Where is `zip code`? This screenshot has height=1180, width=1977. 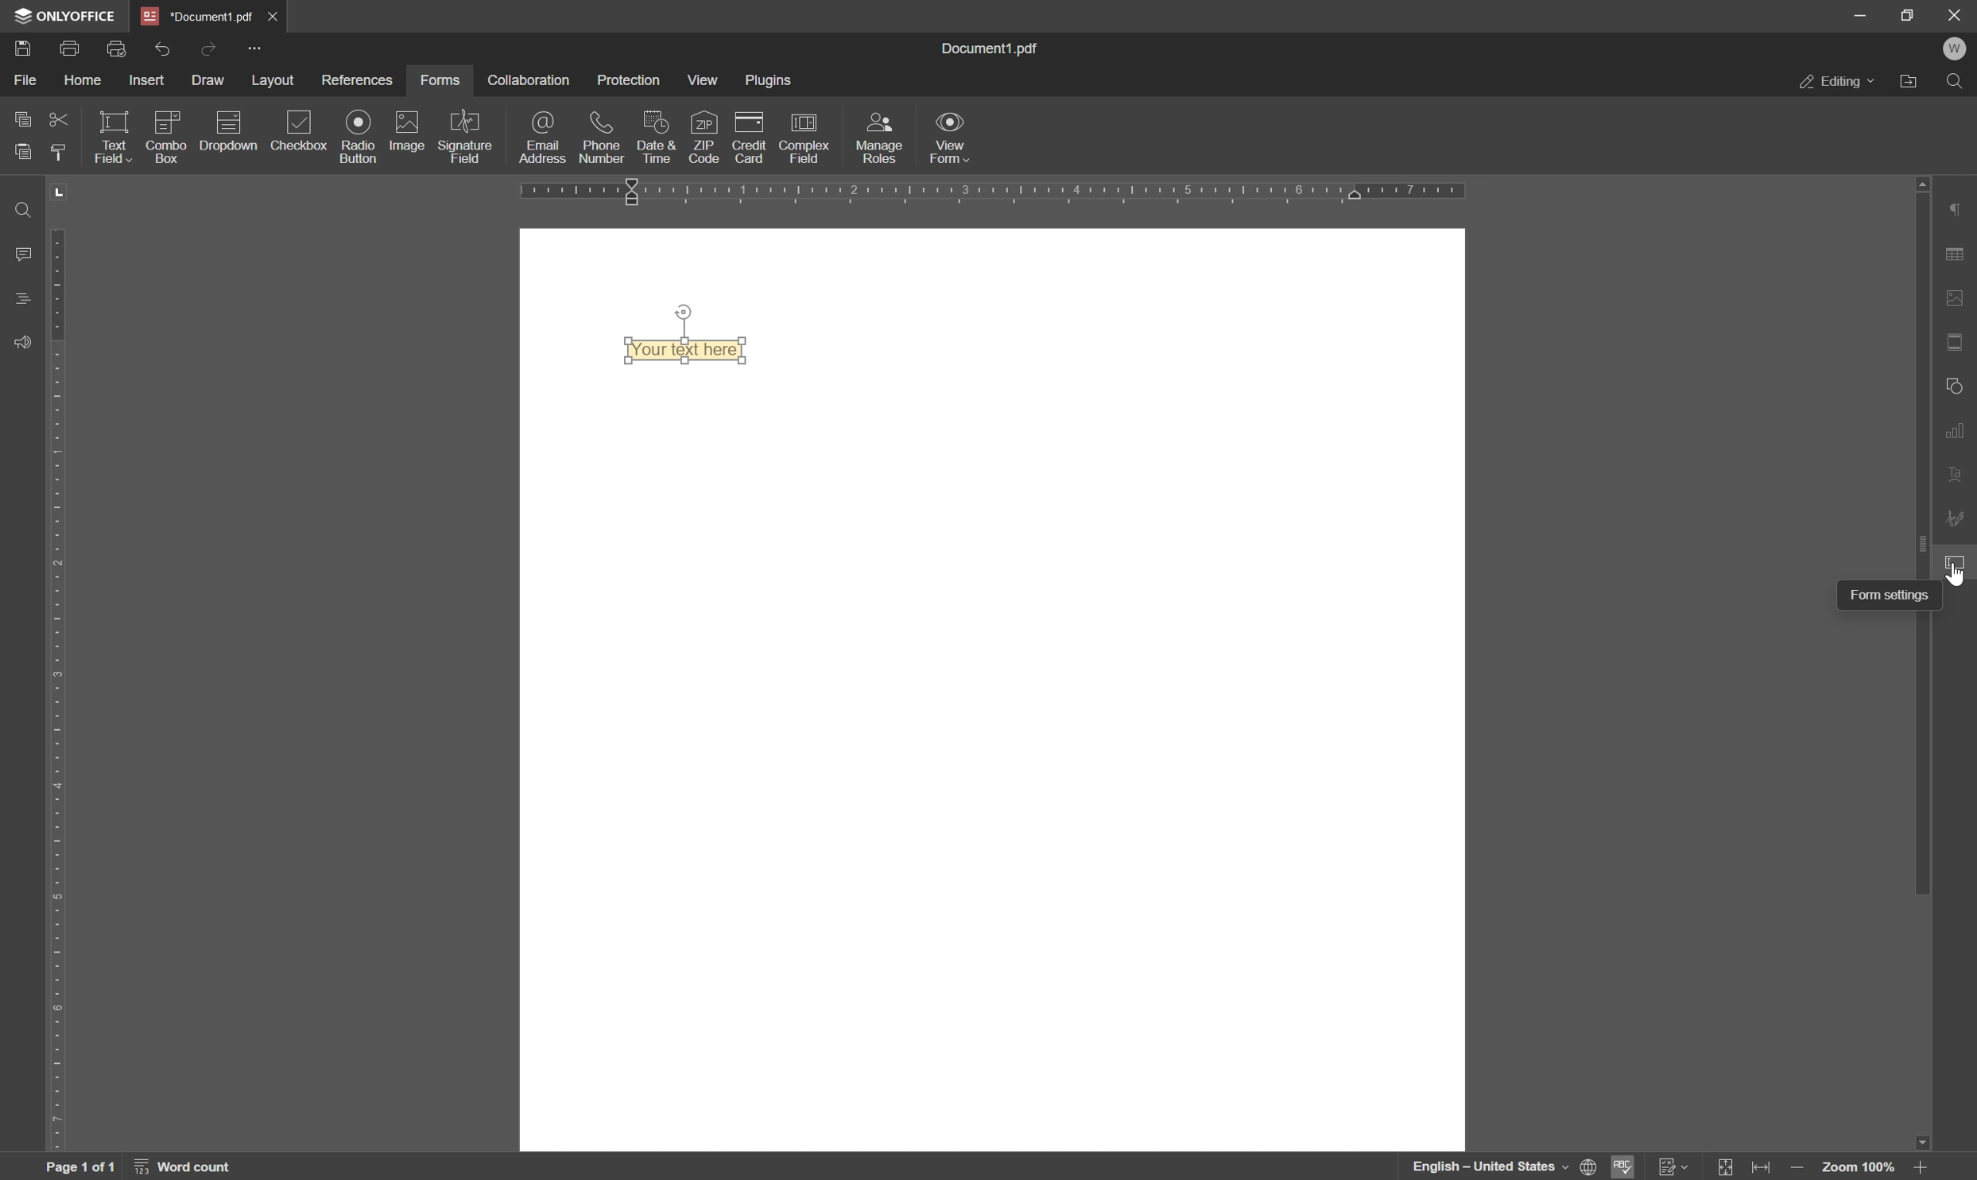 zip code is located at coordinates (705, 138).